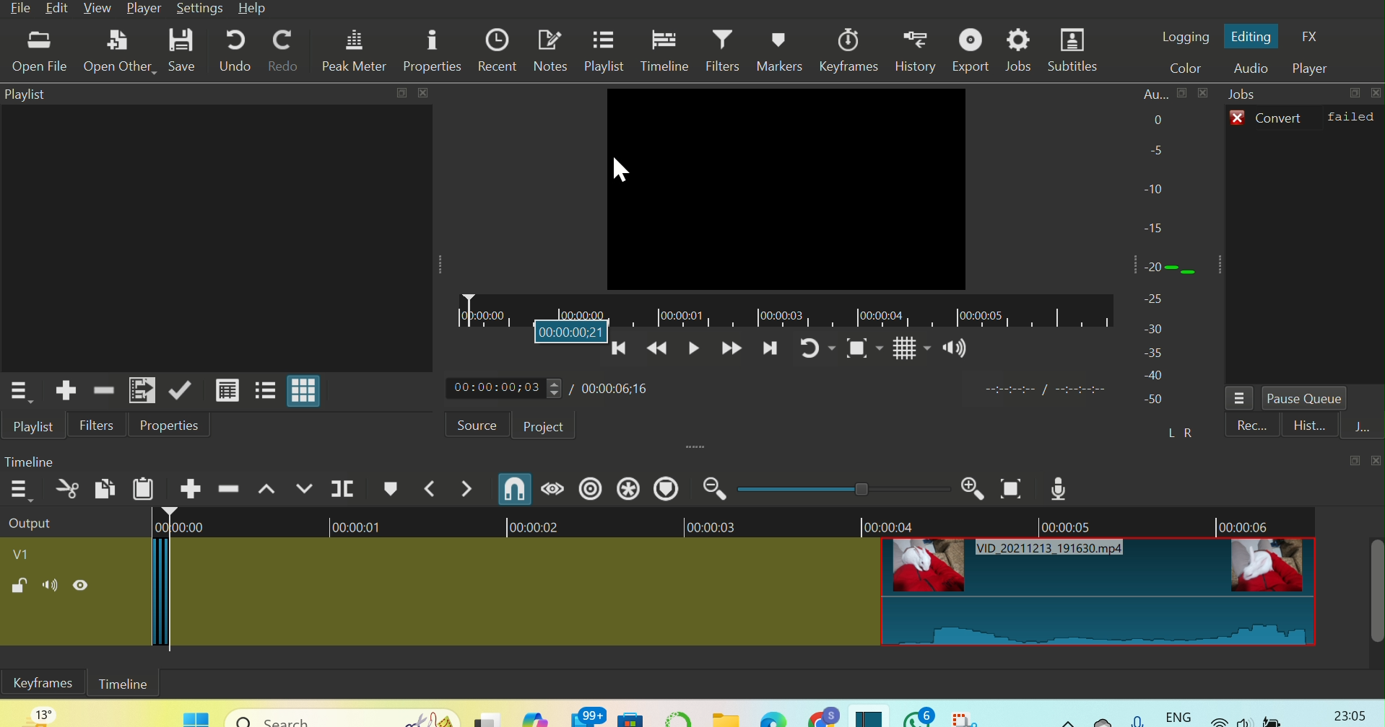 Image resolution: width=1385 pixels, height=727 pixels. Describe the element at coordinates (1181, 70) in the screenshot. I see `Color` at that location.